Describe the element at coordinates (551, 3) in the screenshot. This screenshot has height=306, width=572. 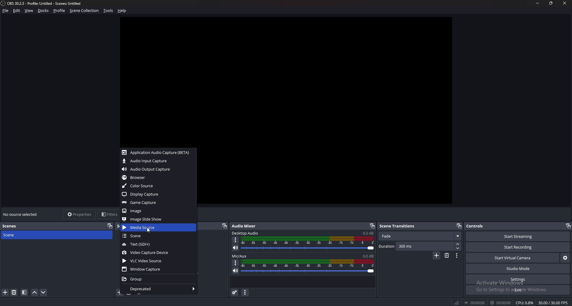
I see `Resize` at that location.